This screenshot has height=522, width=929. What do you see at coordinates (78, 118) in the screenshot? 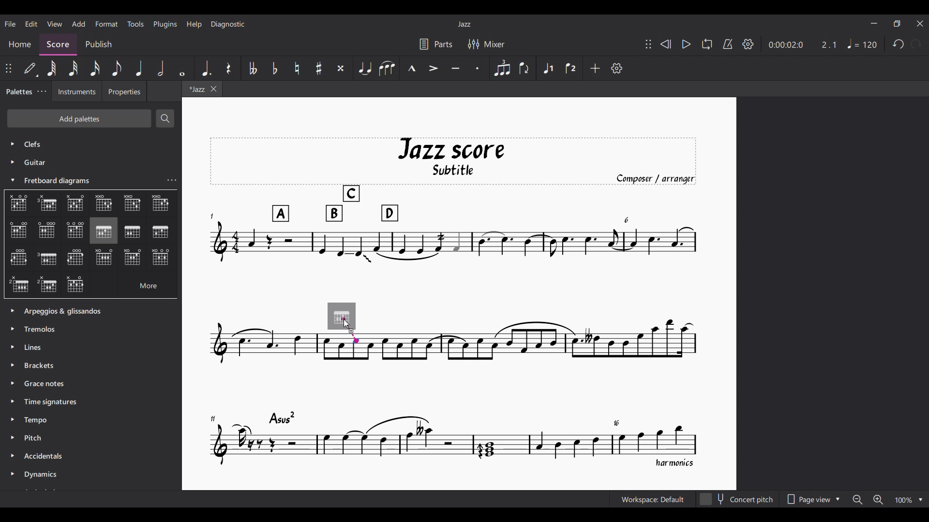
I see `Add palettes` at bounding box center [78, 118].